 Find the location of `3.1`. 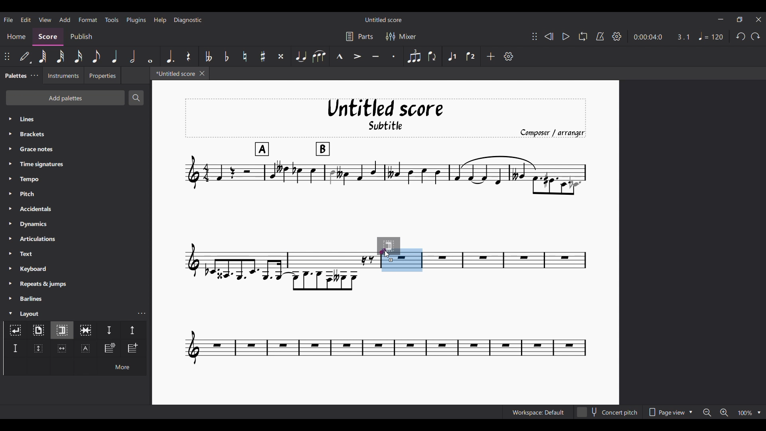

3.1 is located at coordinates (683, 37).